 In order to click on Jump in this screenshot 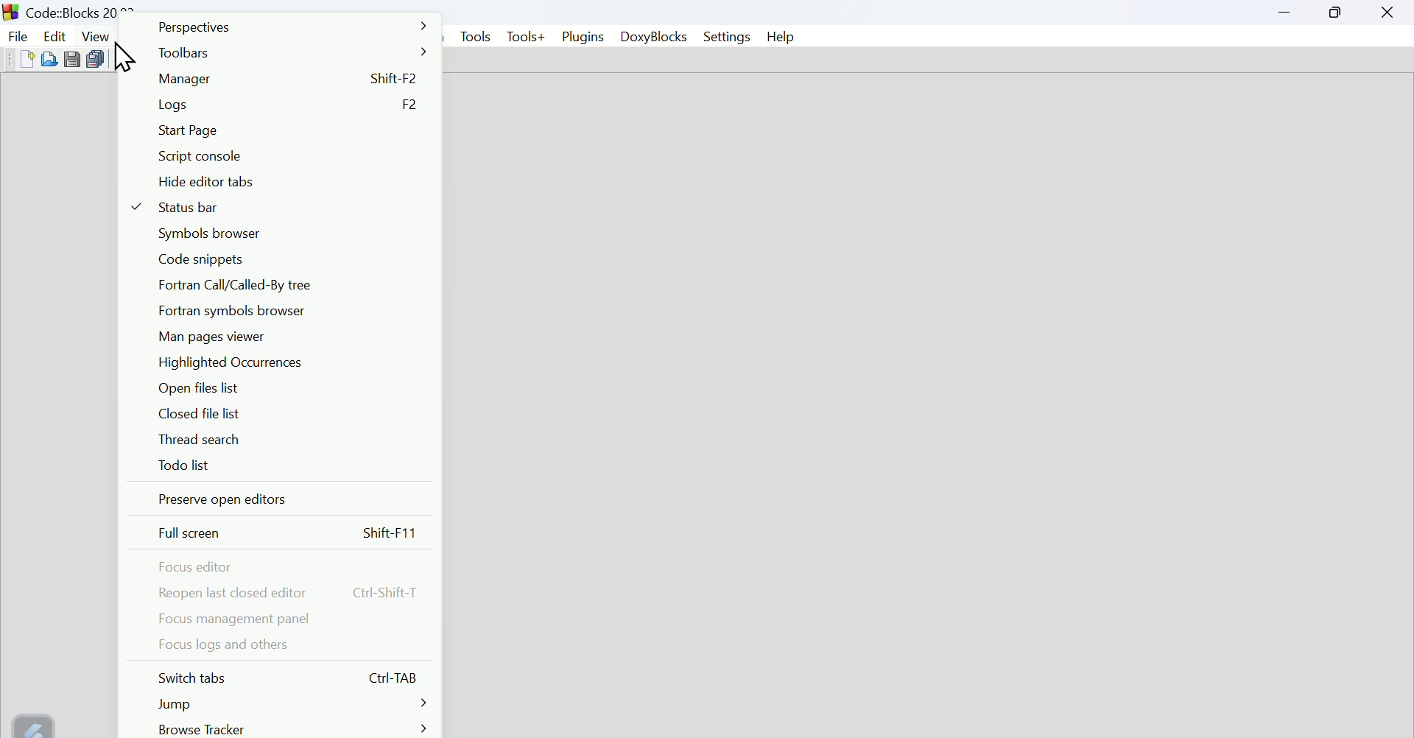, I will do `click(295, 706)`.